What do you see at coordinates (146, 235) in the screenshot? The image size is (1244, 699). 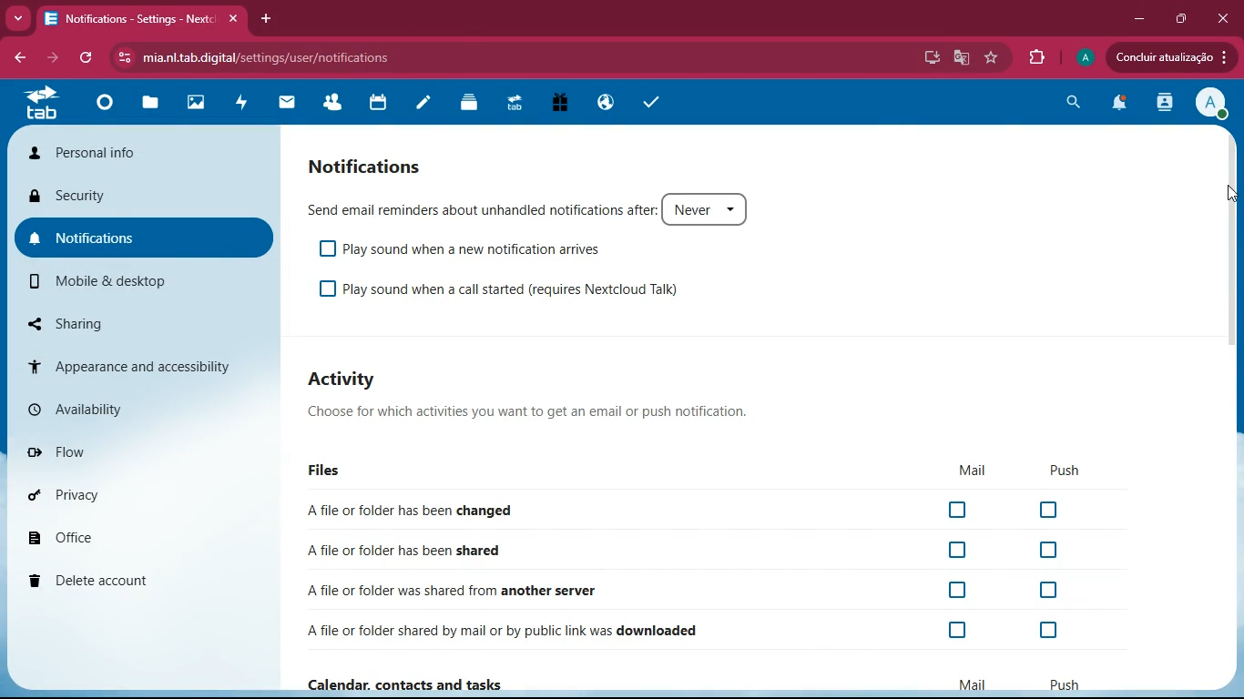 I see `notifications` at bounding box center [146, 235].